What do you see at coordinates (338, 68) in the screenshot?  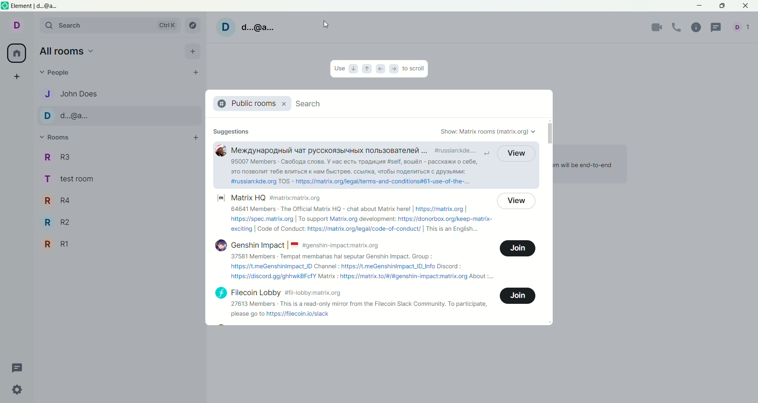 I see `use` at bounding box center [338, 68].